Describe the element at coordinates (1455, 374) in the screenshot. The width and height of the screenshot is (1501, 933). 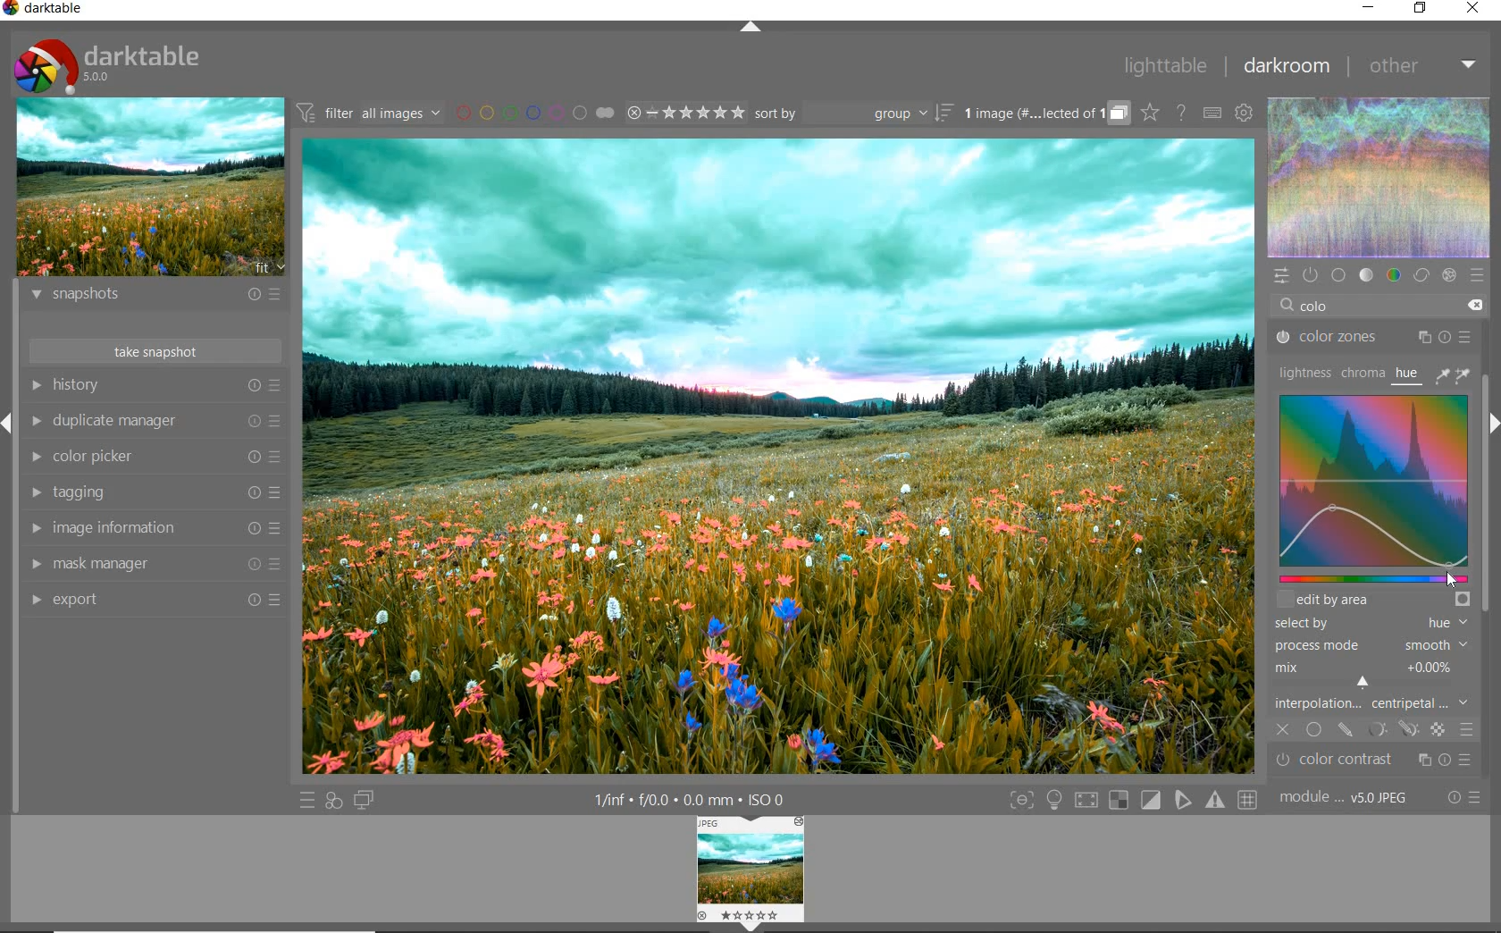
I see `picker tools` at that location.